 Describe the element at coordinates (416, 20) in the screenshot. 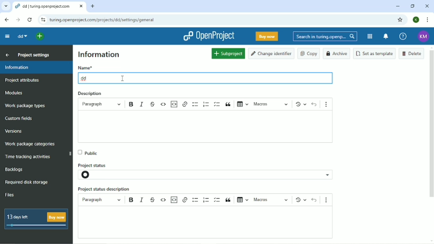

I see `K` at that location.